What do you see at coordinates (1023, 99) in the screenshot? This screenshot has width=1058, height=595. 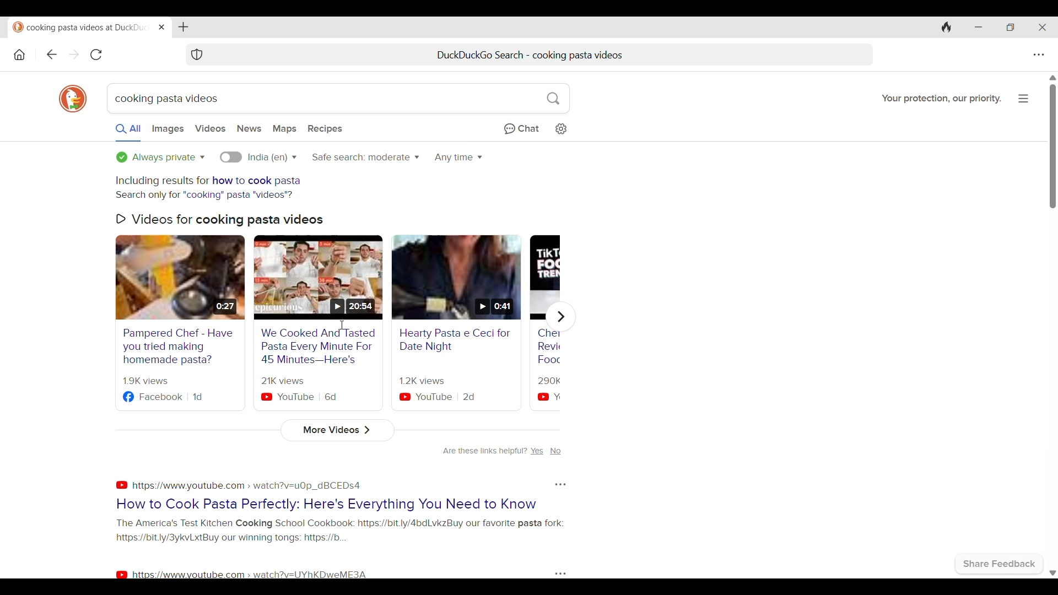 I see `Page options` at bounding box center [1023, 99].